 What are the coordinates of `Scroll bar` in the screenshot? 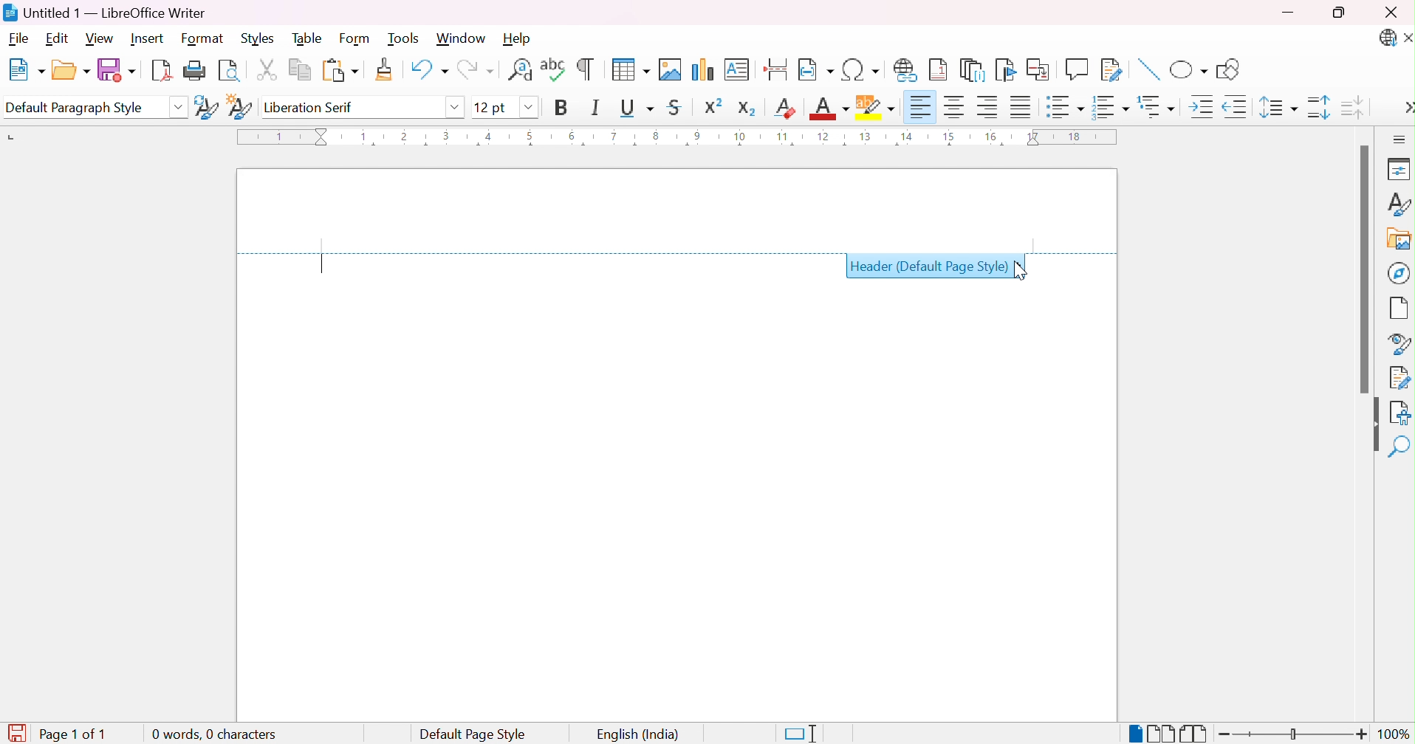 It's located at (1365, 268).